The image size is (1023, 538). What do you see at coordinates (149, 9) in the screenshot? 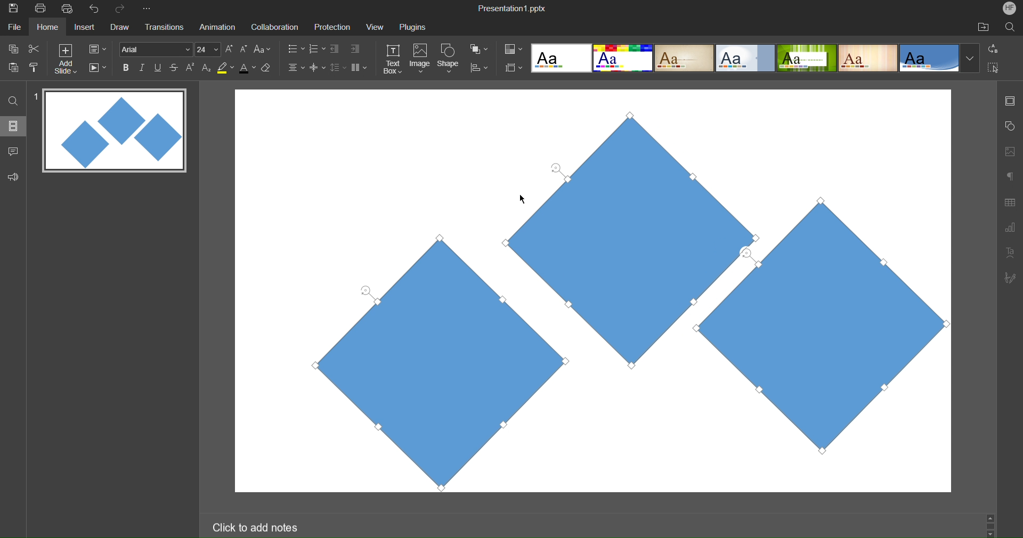
I see `More` at bounding box center [149, 9].